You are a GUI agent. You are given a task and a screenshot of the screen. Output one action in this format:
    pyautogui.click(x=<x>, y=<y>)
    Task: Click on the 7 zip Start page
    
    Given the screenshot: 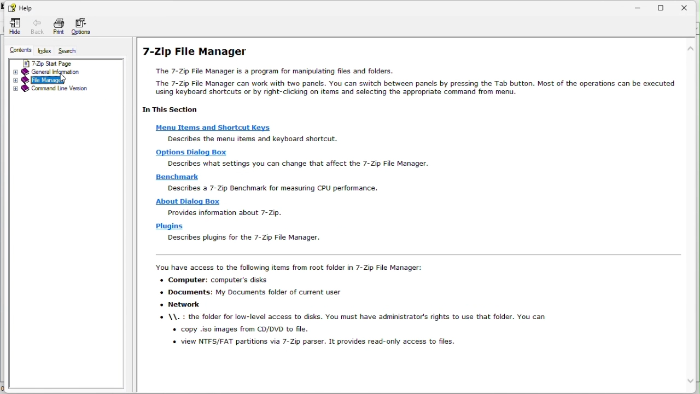 What is the action you would take?
    pyautogui.click(x=55, y=63)
    